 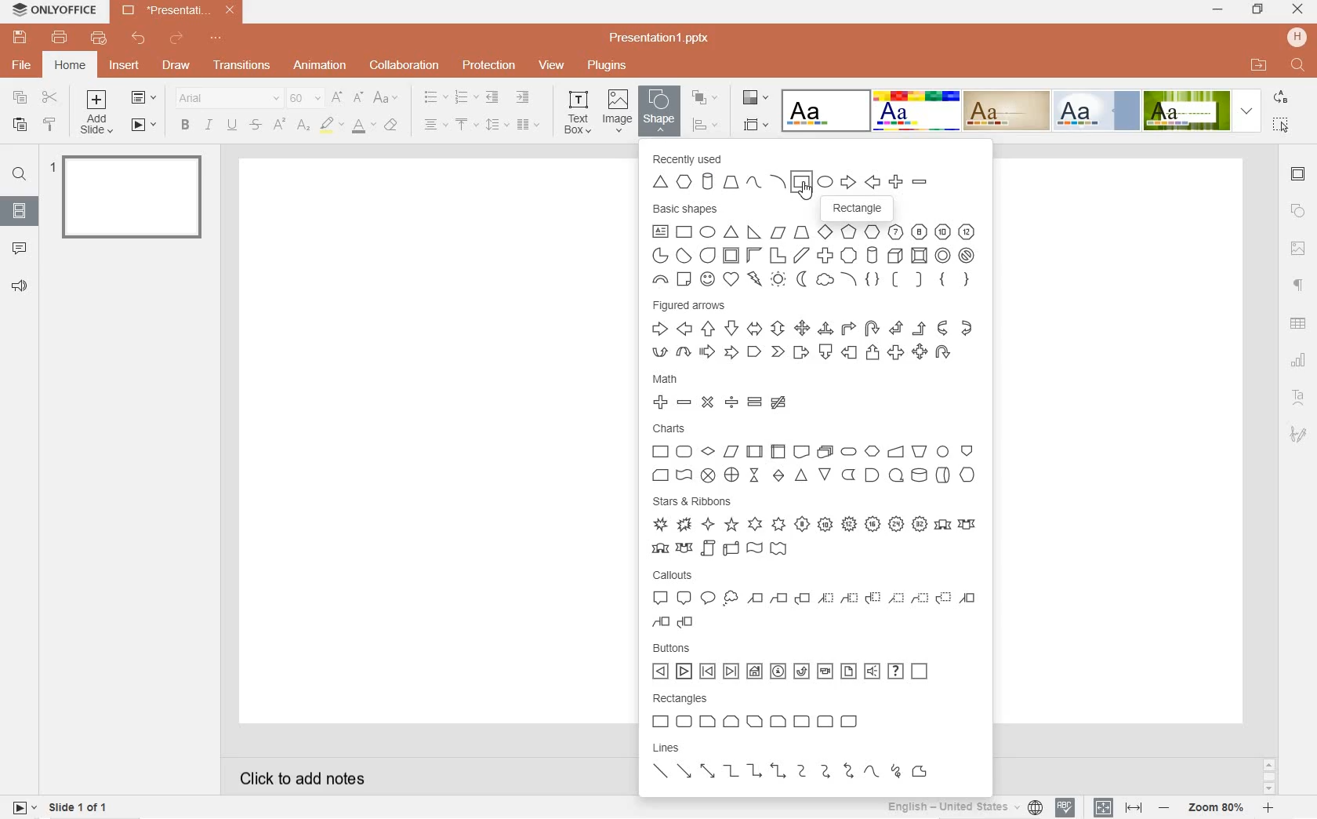 I want to click on Display, so click(x=967, y=475).